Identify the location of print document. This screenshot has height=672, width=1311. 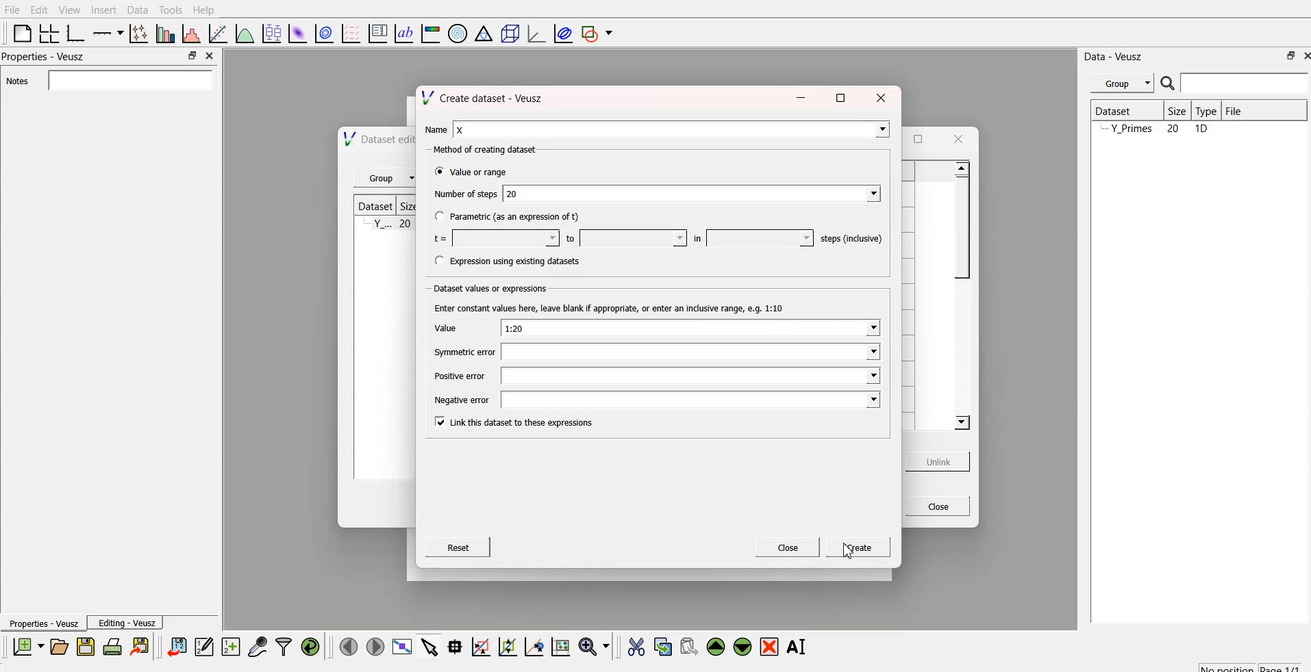
(114, 647).